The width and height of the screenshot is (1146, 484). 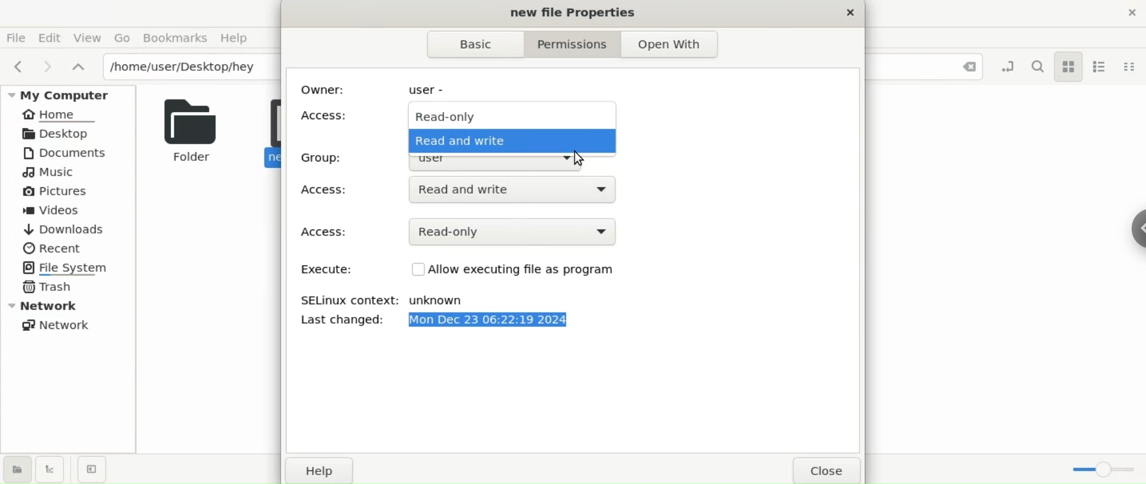 What do you see at coordinates (174, 38) in the screenshot?
I see `Bookmarks` at bounding box center [174, 38].